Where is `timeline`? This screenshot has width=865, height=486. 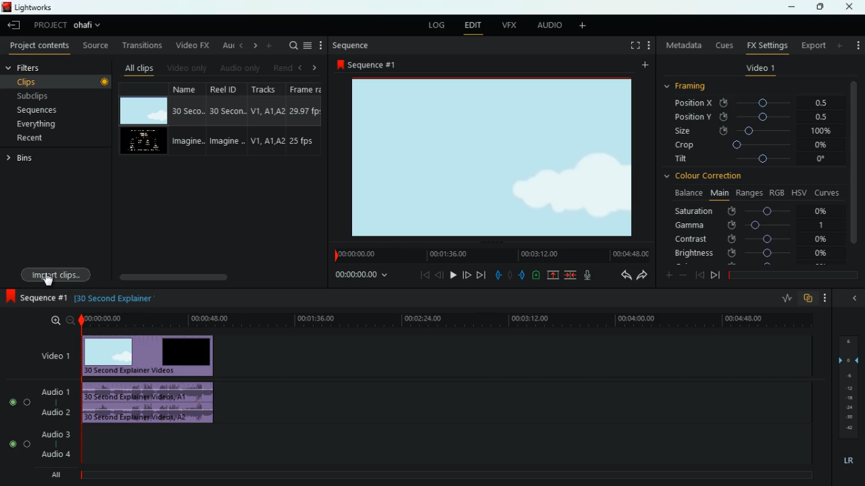
timeline is located at coordinates (490, 254).